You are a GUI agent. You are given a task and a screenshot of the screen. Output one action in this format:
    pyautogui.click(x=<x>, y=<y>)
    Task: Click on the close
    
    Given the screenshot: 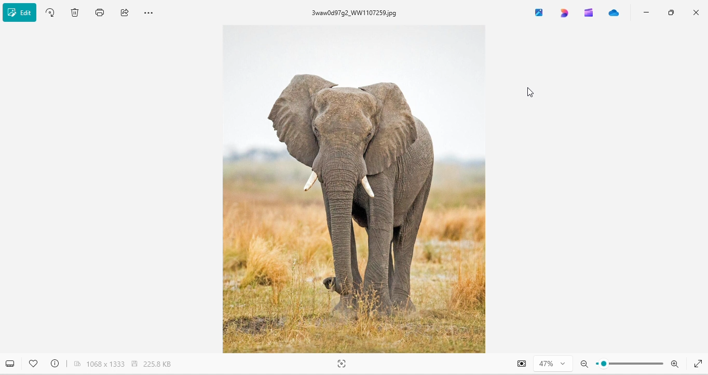 What is the action you would take?
    pyautogui.click(x=696, y=10)
    